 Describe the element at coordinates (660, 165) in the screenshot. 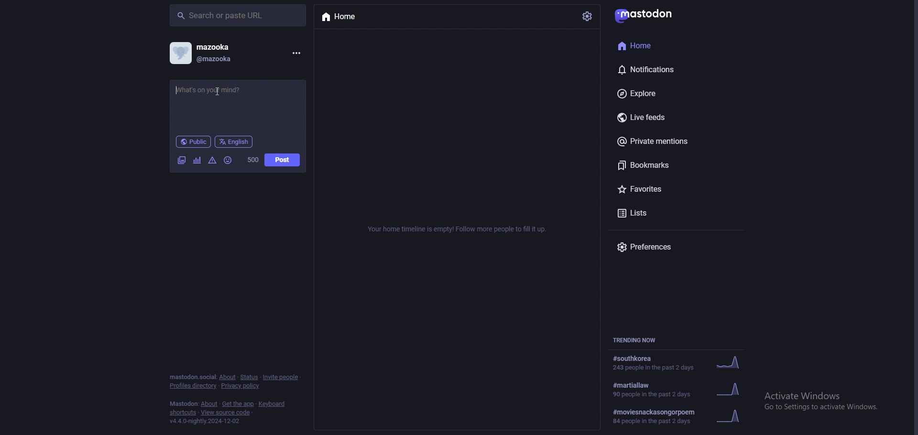

I see `bookmarks` at that location.